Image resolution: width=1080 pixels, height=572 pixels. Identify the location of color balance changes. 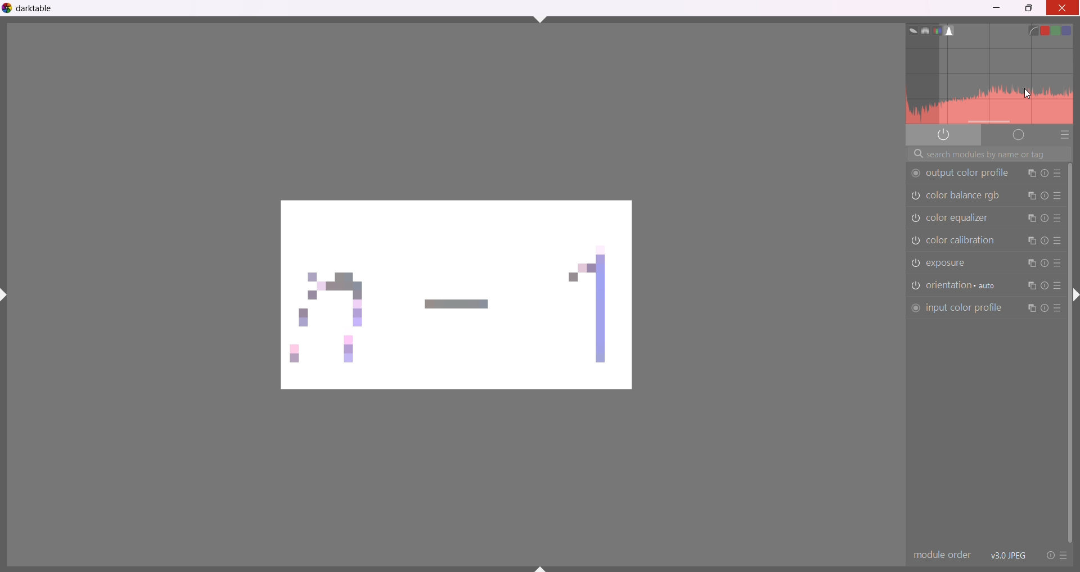
(459, 297).